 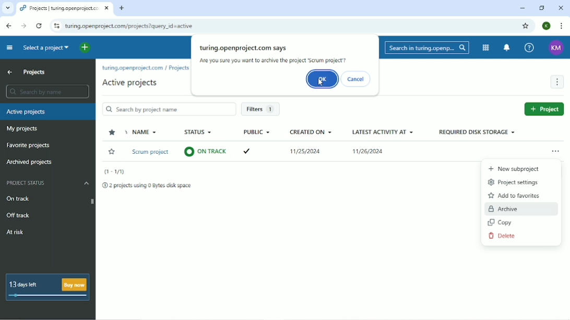 I want to click on Open quick add menu, so click(x=85, y=48).